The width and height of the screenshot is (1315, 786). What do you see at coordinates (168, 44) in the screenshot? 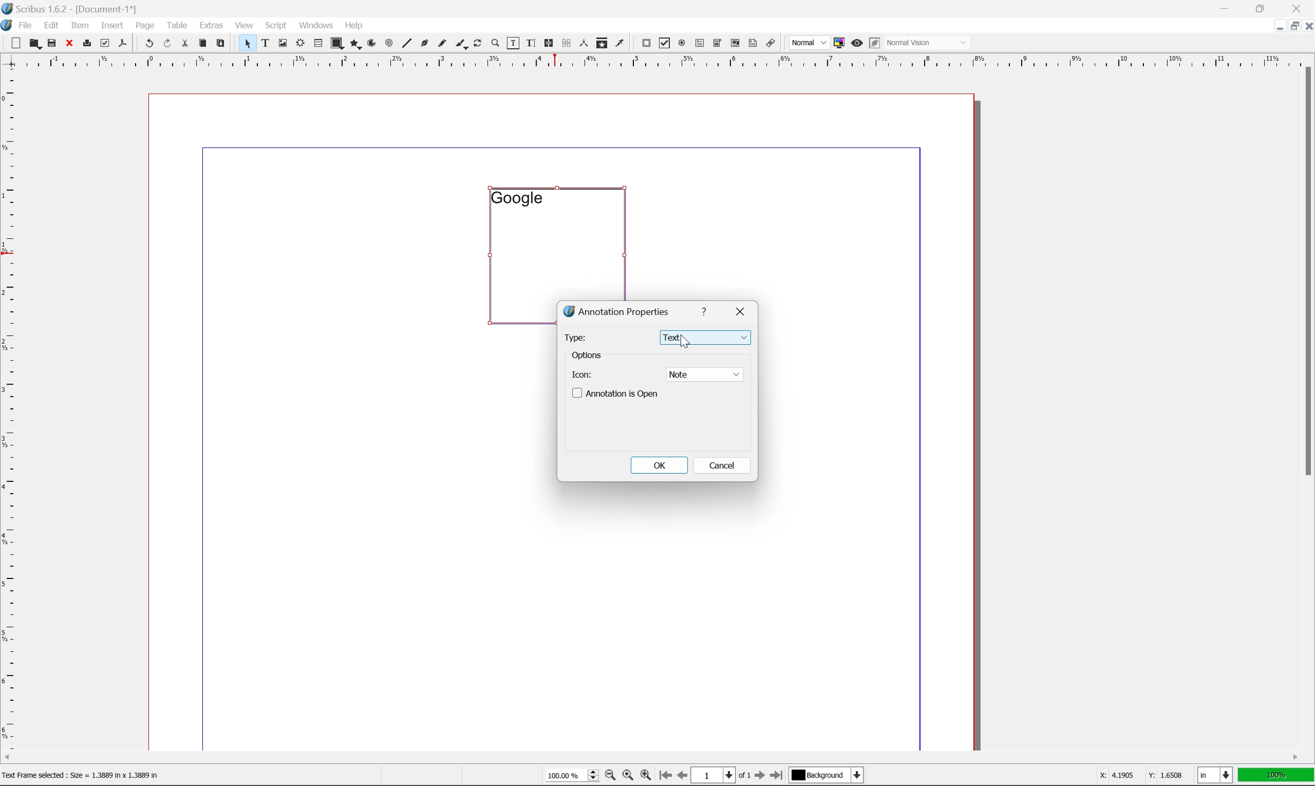
I see `redo` at bounding box center [168, 44].